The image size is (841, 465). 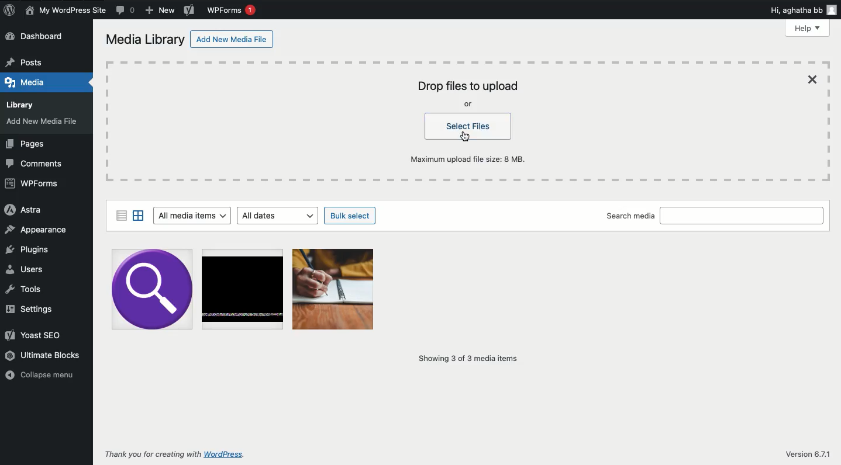 I want to click on New, so click(x=161, y=12).